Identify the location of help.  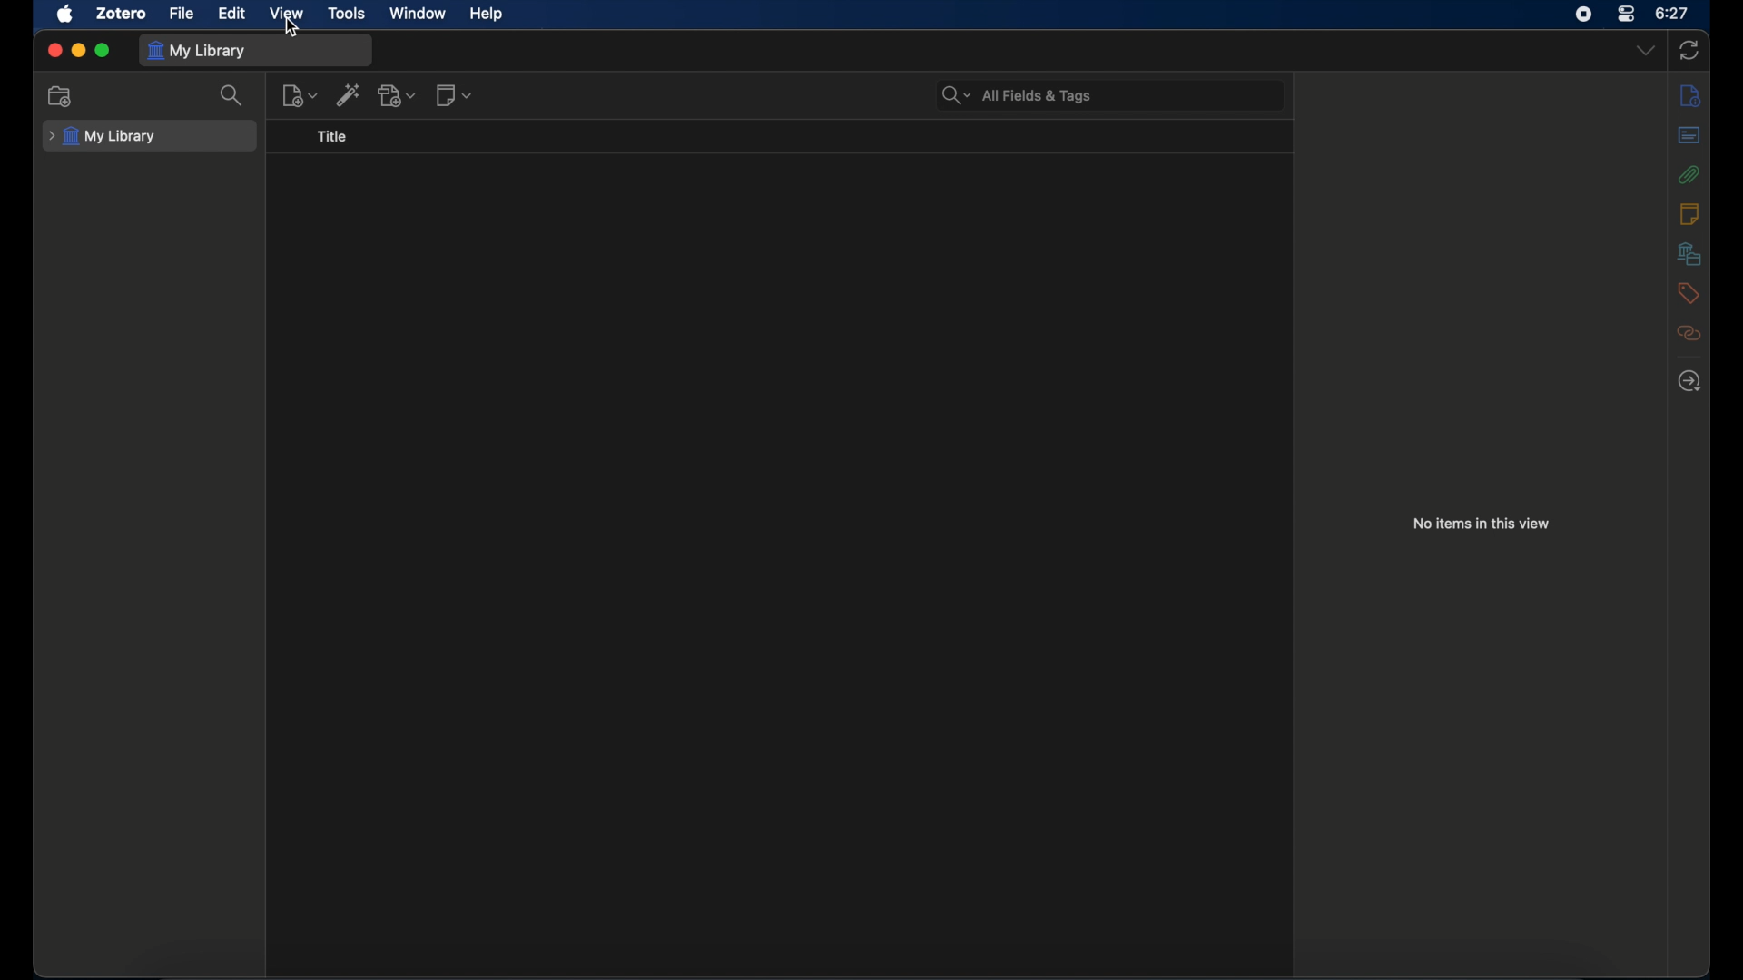
(487, 14).